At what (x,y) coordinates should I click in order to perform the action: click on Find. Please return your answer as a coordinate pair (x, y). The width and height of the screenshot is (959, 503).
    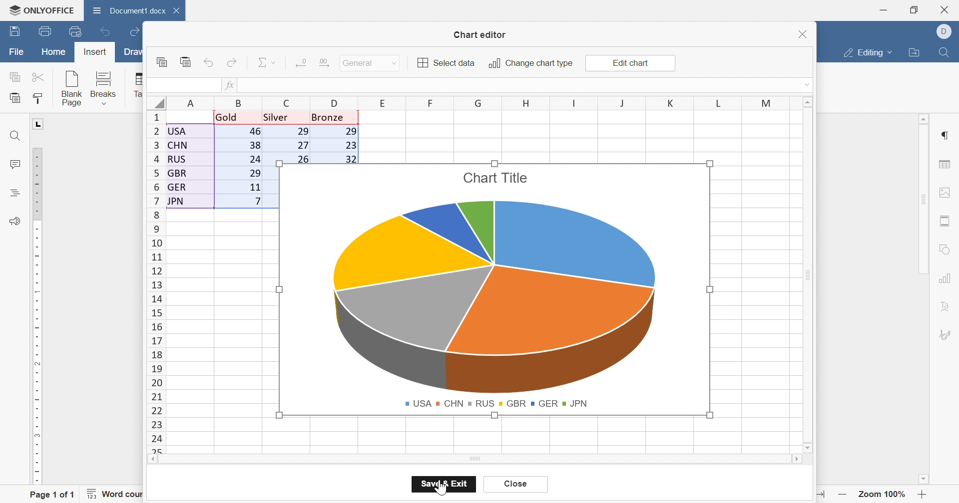
    Looking at the image, I should click on (15, 136).